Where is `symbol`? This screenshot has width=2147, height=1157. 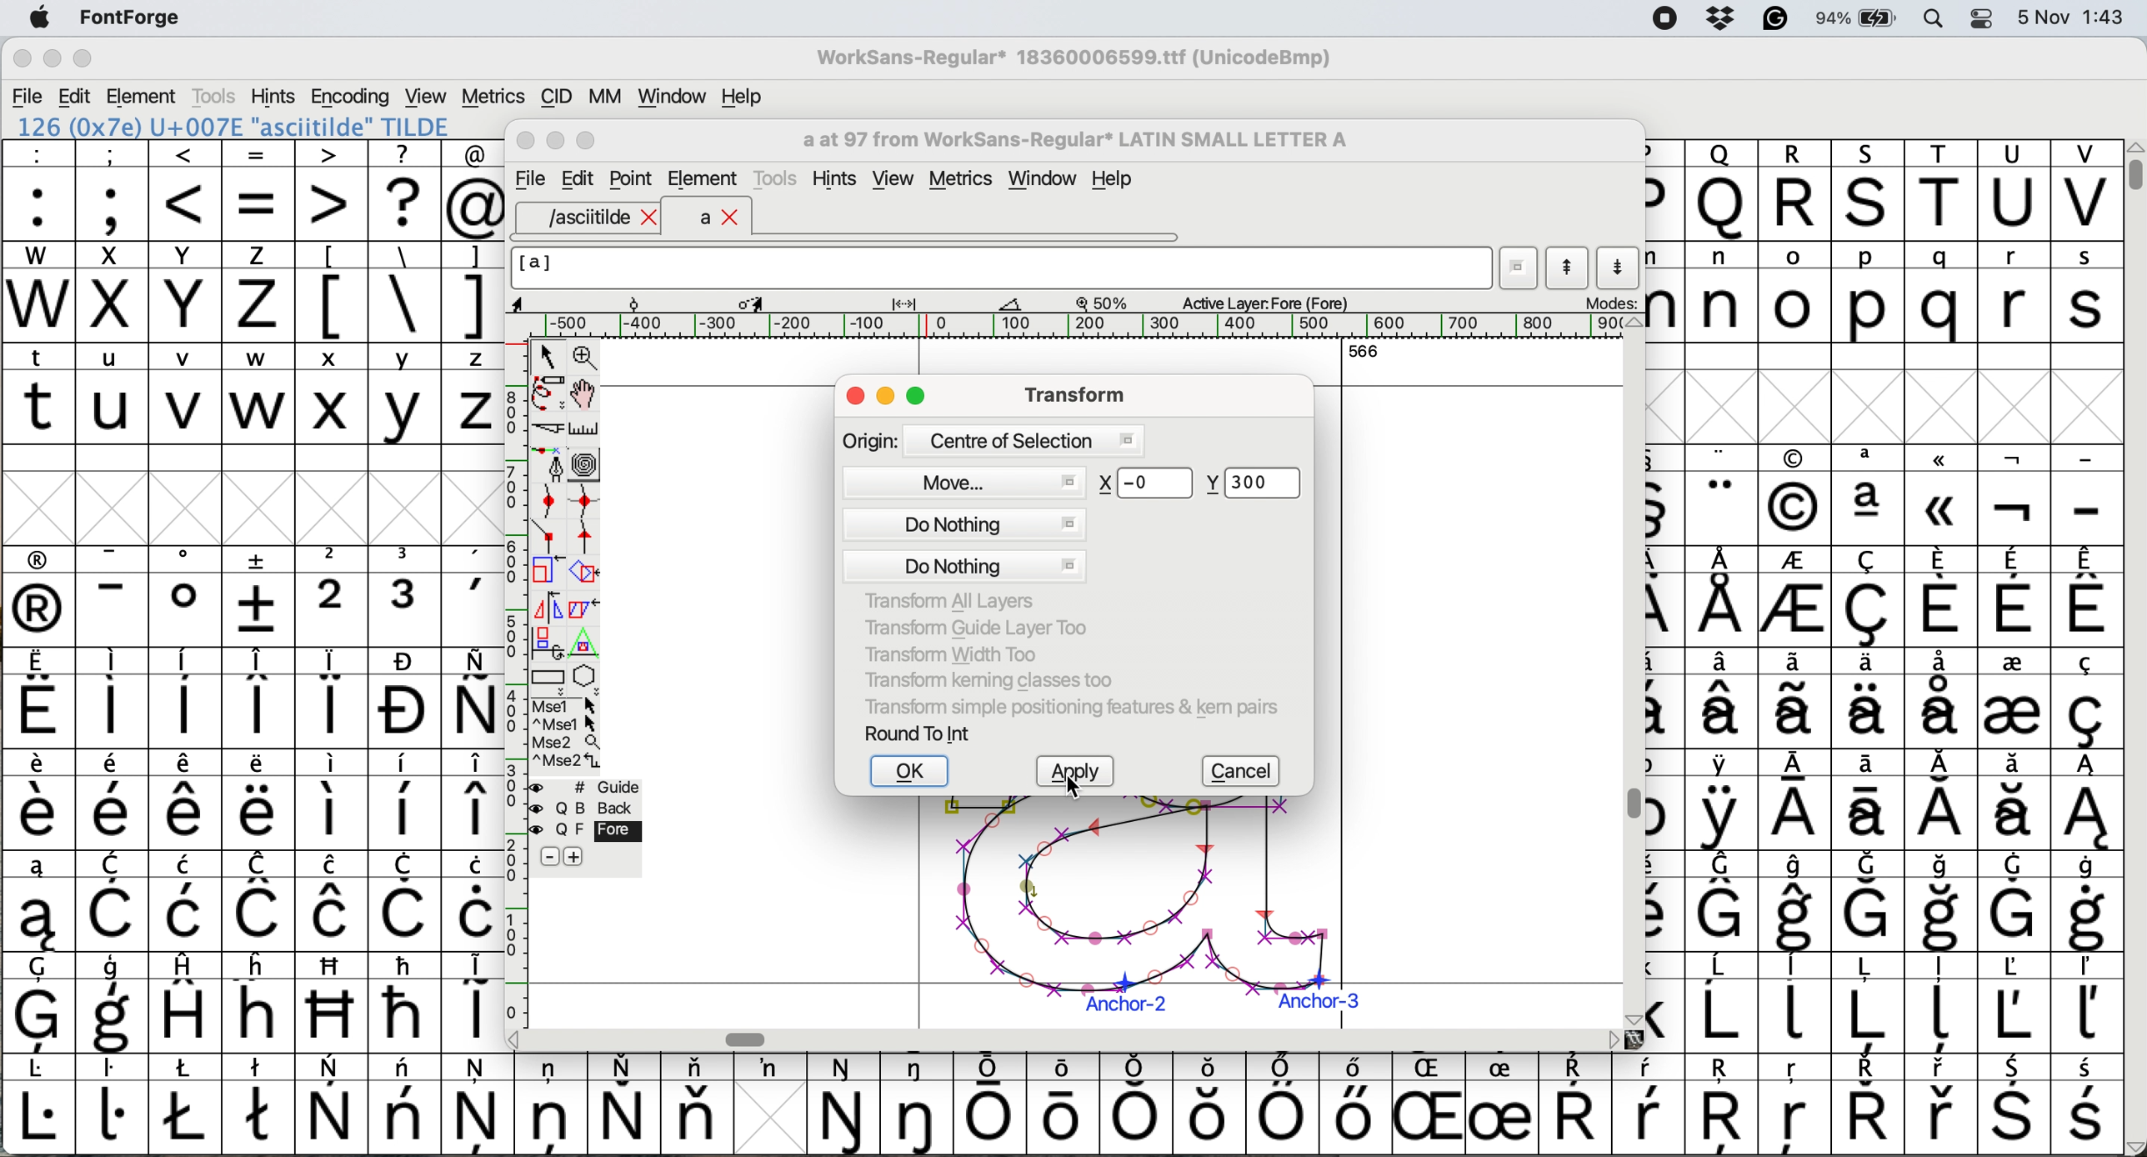 symbol is located at coordinates (331, 901).